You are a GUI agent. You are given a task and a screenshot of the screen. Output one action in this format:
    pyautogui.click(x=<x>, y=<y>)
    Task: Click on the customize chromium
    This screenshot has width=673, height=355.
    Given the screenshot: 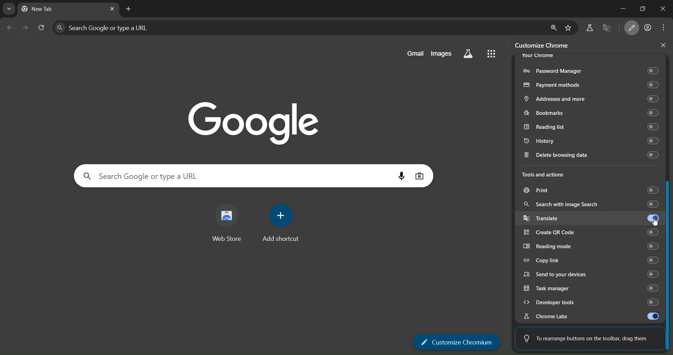 What is the action you would take?
    pyautogui.click(x=457, y=342)
    